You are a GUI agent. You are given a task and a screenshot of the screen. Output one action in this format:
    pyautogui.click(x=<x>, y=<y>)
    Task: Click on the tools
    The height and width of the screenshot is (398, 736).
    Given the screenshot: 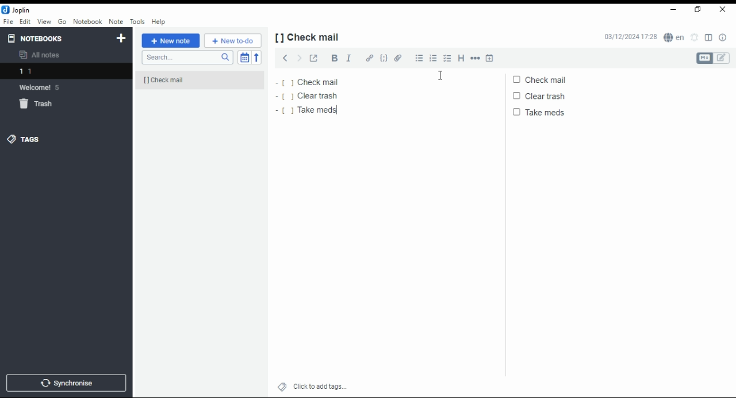 What is the action you would take?
    pyautogui.click(x=138, y=22)
    